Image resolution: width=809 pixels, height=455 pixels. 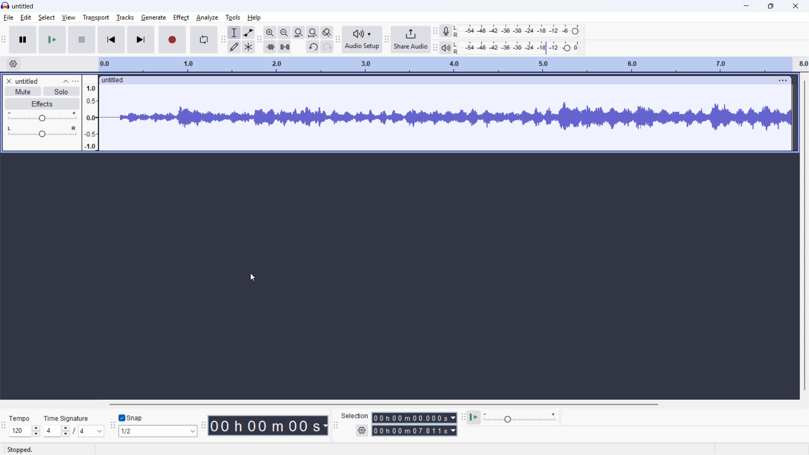 What do you see at coordinates (66, 81) in the screenshot?
I see `collapse` at bounding box center [66, 81].